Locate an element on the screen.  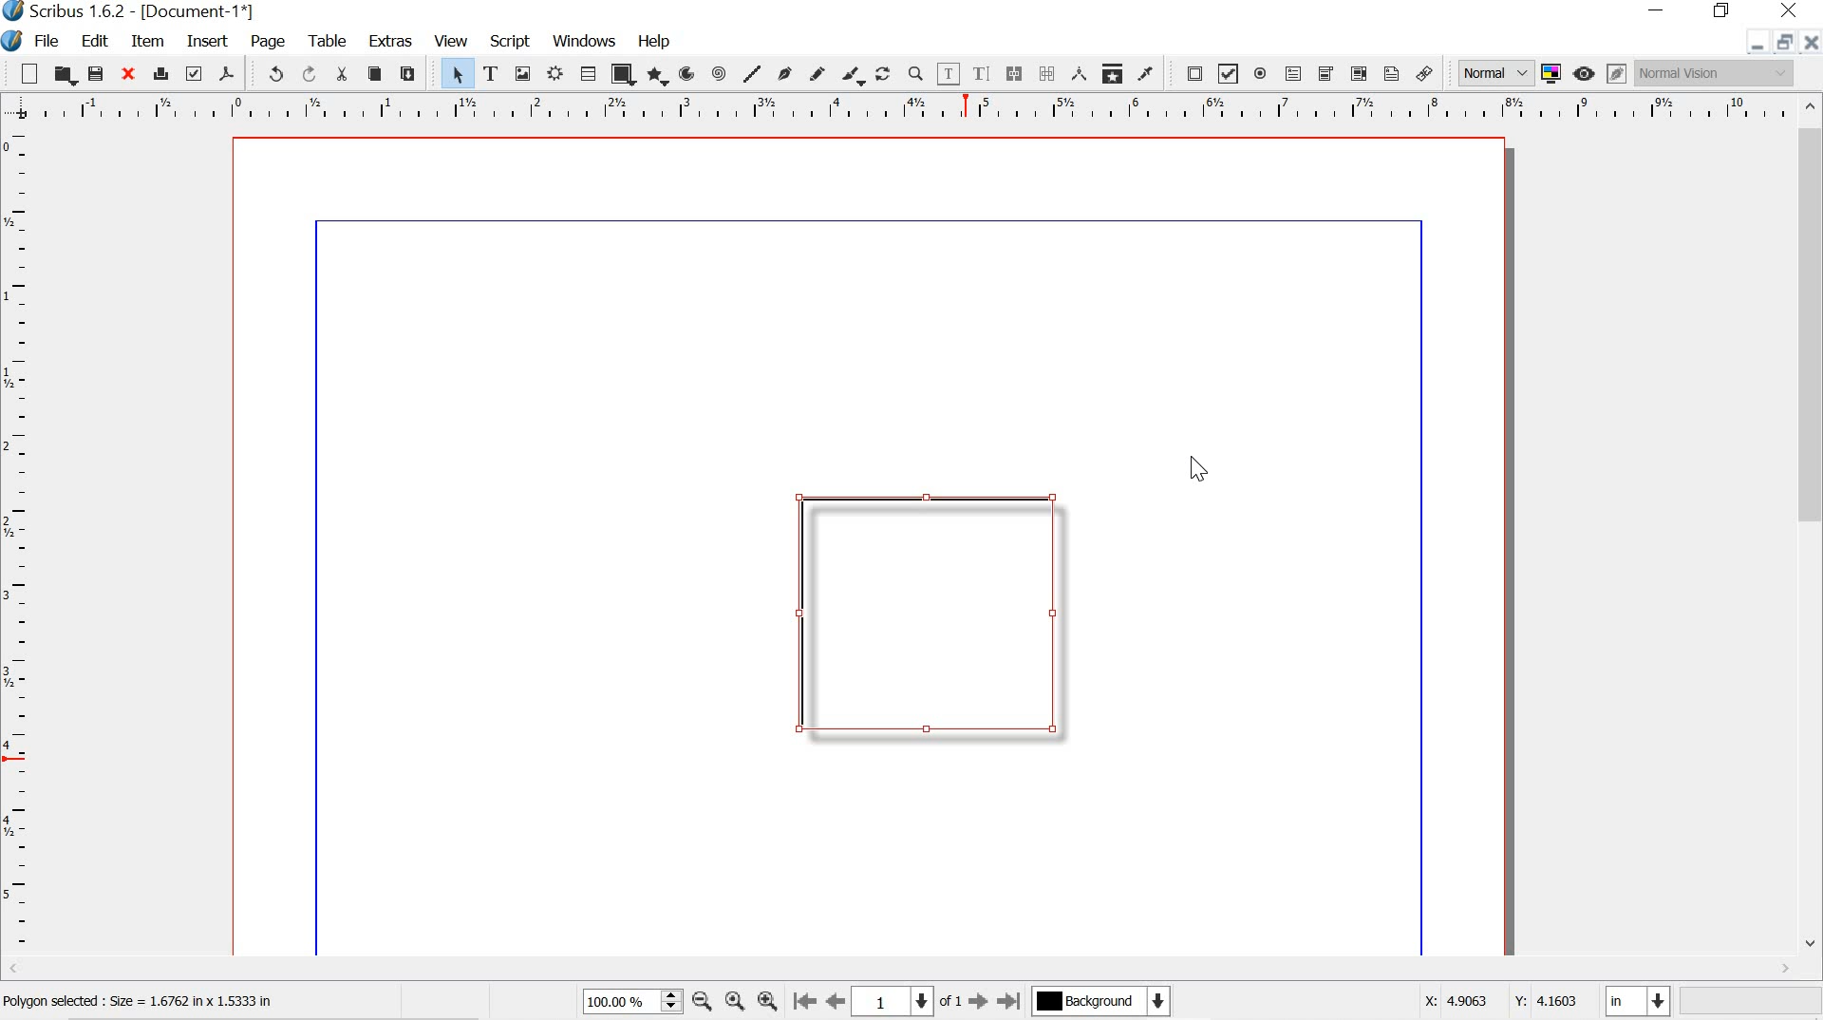
spiral is located at coordinates (720, 73).